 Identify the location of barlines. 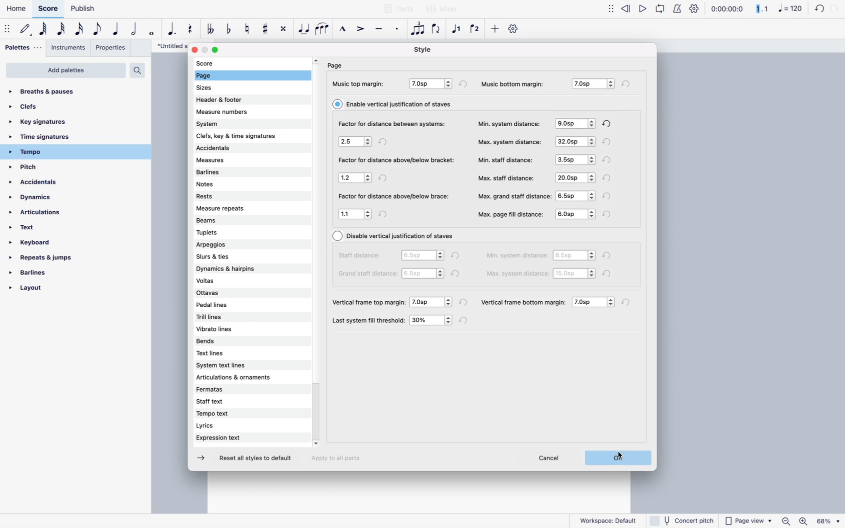
(46, 276).